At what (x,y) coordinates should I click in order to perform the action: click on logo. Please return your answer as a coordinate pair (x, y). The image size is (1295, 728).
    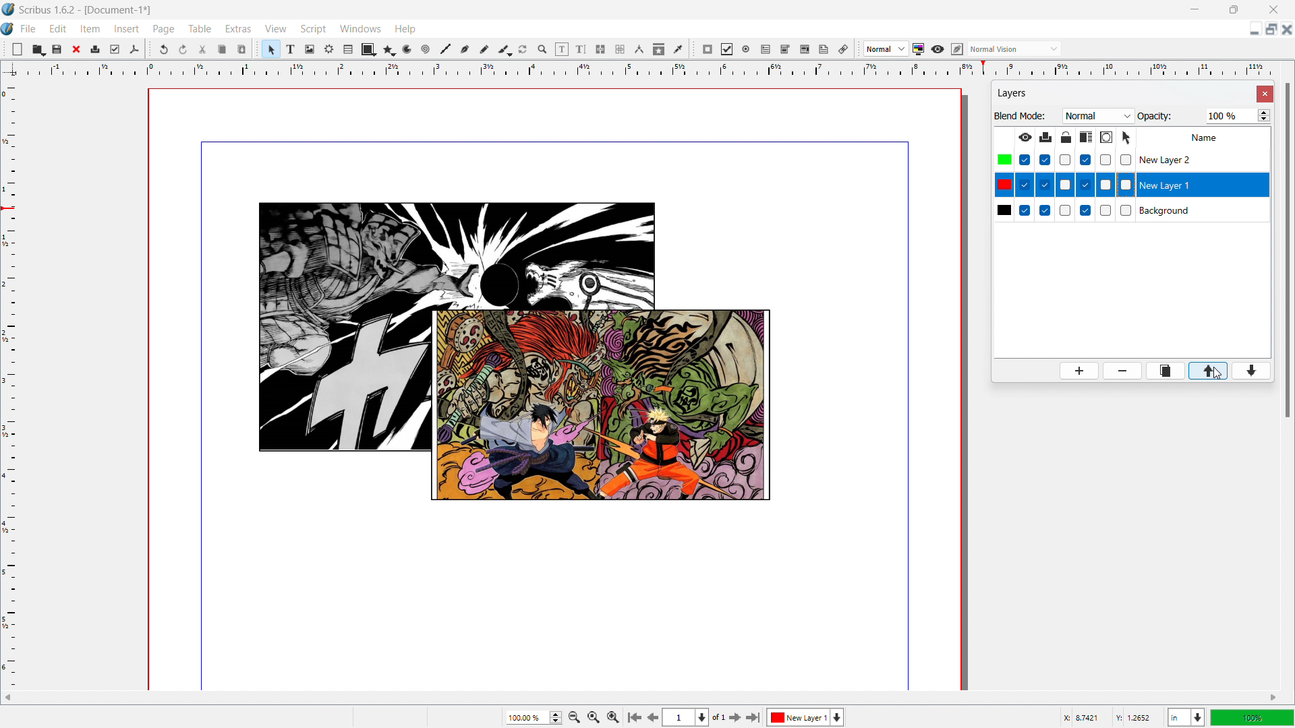
    Looking at the image, I should click on (8, 28).